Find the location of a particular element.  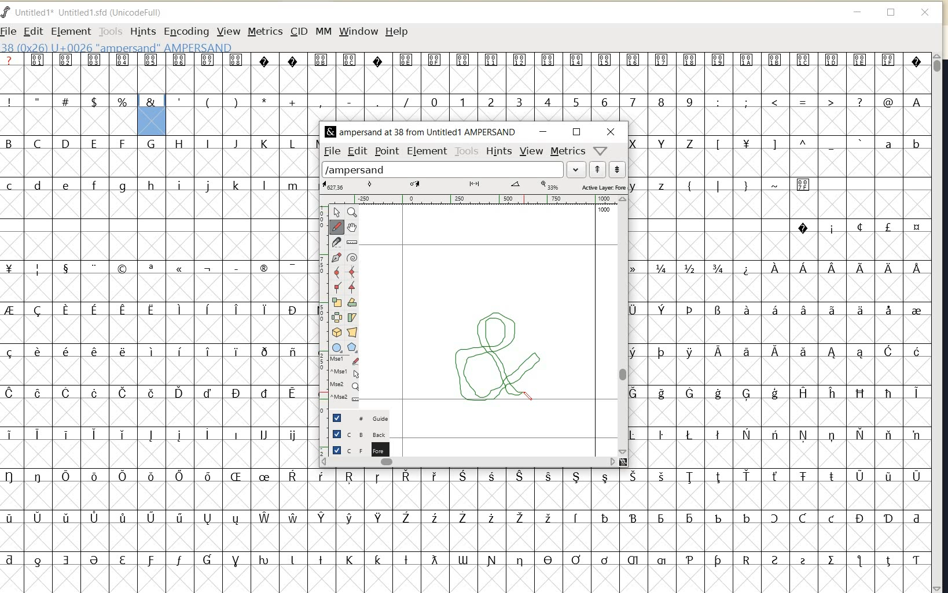

HELP/WINDOW is located at coordinates (601, 150).